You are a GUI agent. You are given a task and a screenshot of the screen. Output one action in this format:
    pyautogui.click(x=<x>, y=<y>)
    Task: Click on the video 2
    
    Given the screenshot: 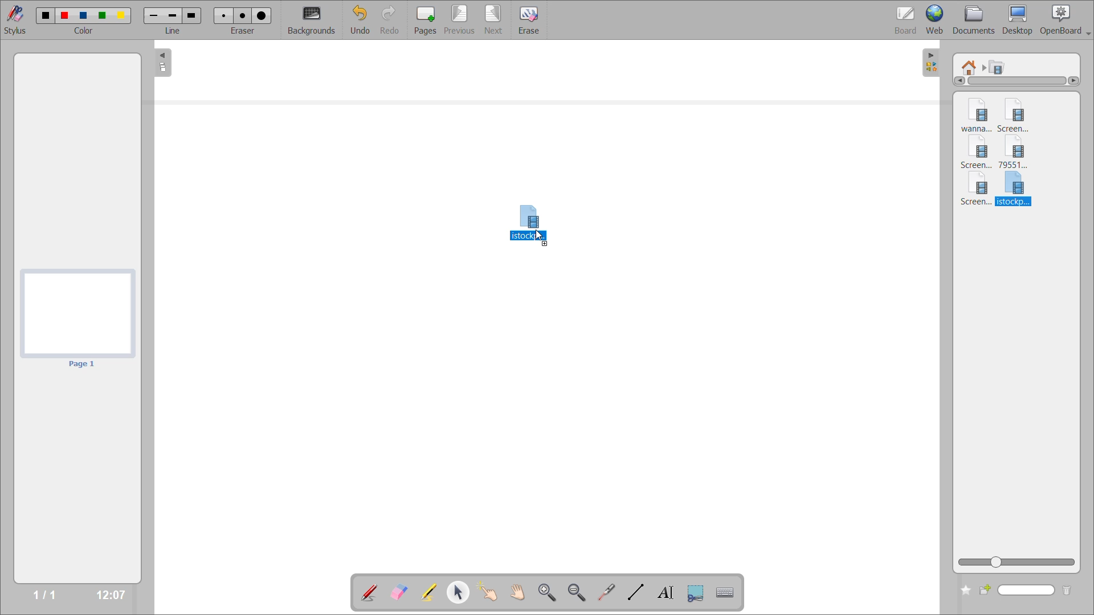 What is the action you would take?
    pyautogui.click(x=1018, y=114)
    